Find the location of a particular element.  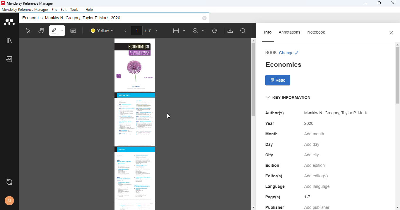

month is located at coordinates (271, 134).